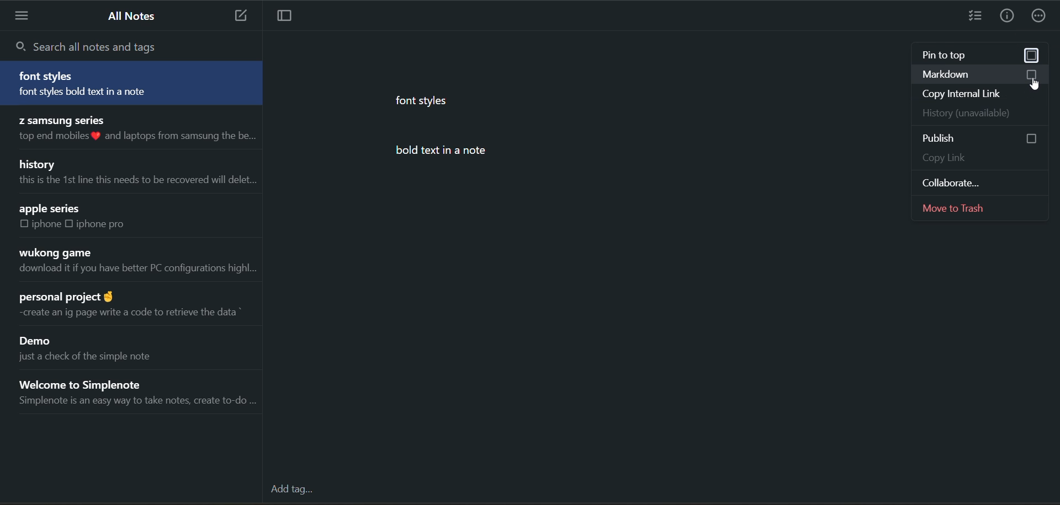 The image size is (1060, 505). What do you see at coordinates (237, 16) in the screenshot?
I see `add new note` at bounding box center [237, 16].